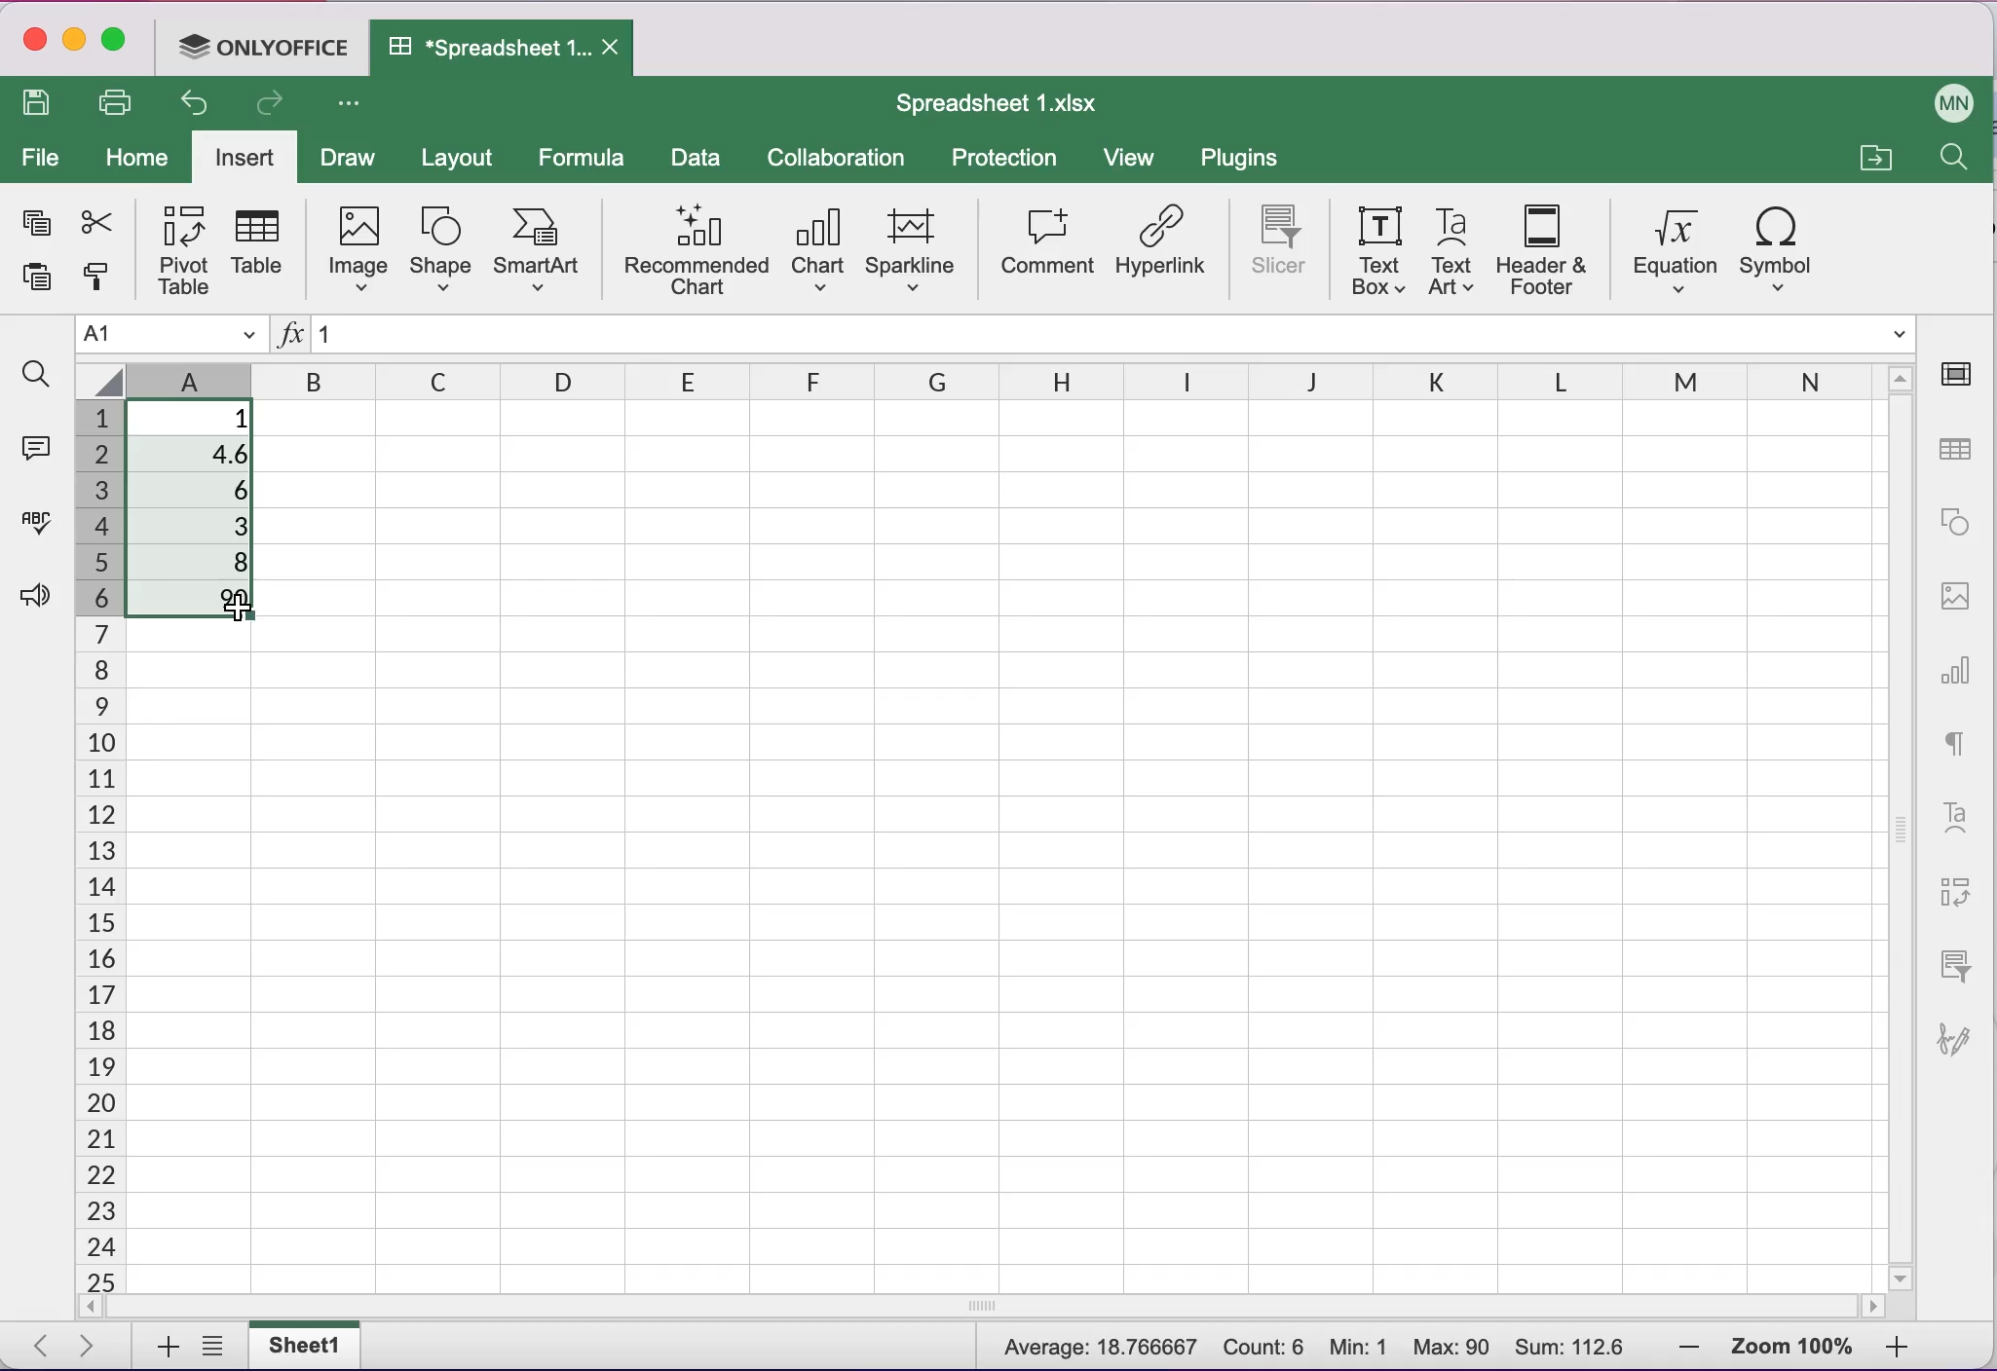  I want to click on save, so click(35, 104).